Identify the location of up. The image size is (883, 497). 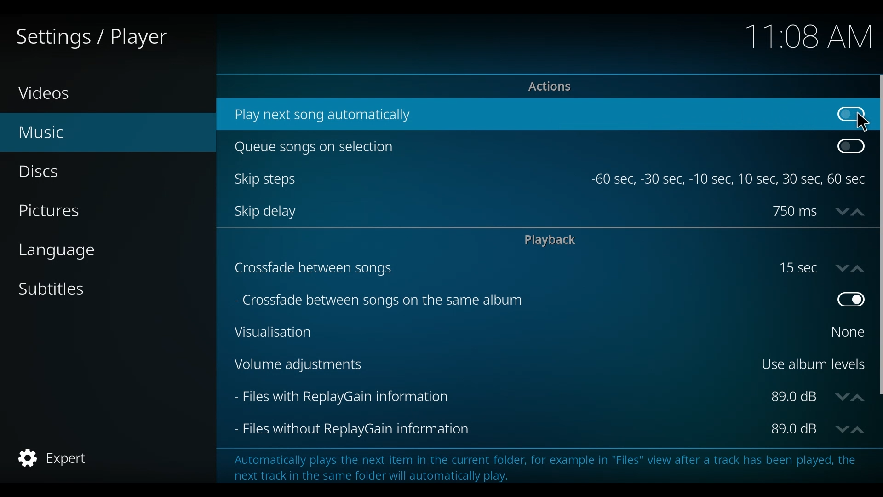
(859, 396).